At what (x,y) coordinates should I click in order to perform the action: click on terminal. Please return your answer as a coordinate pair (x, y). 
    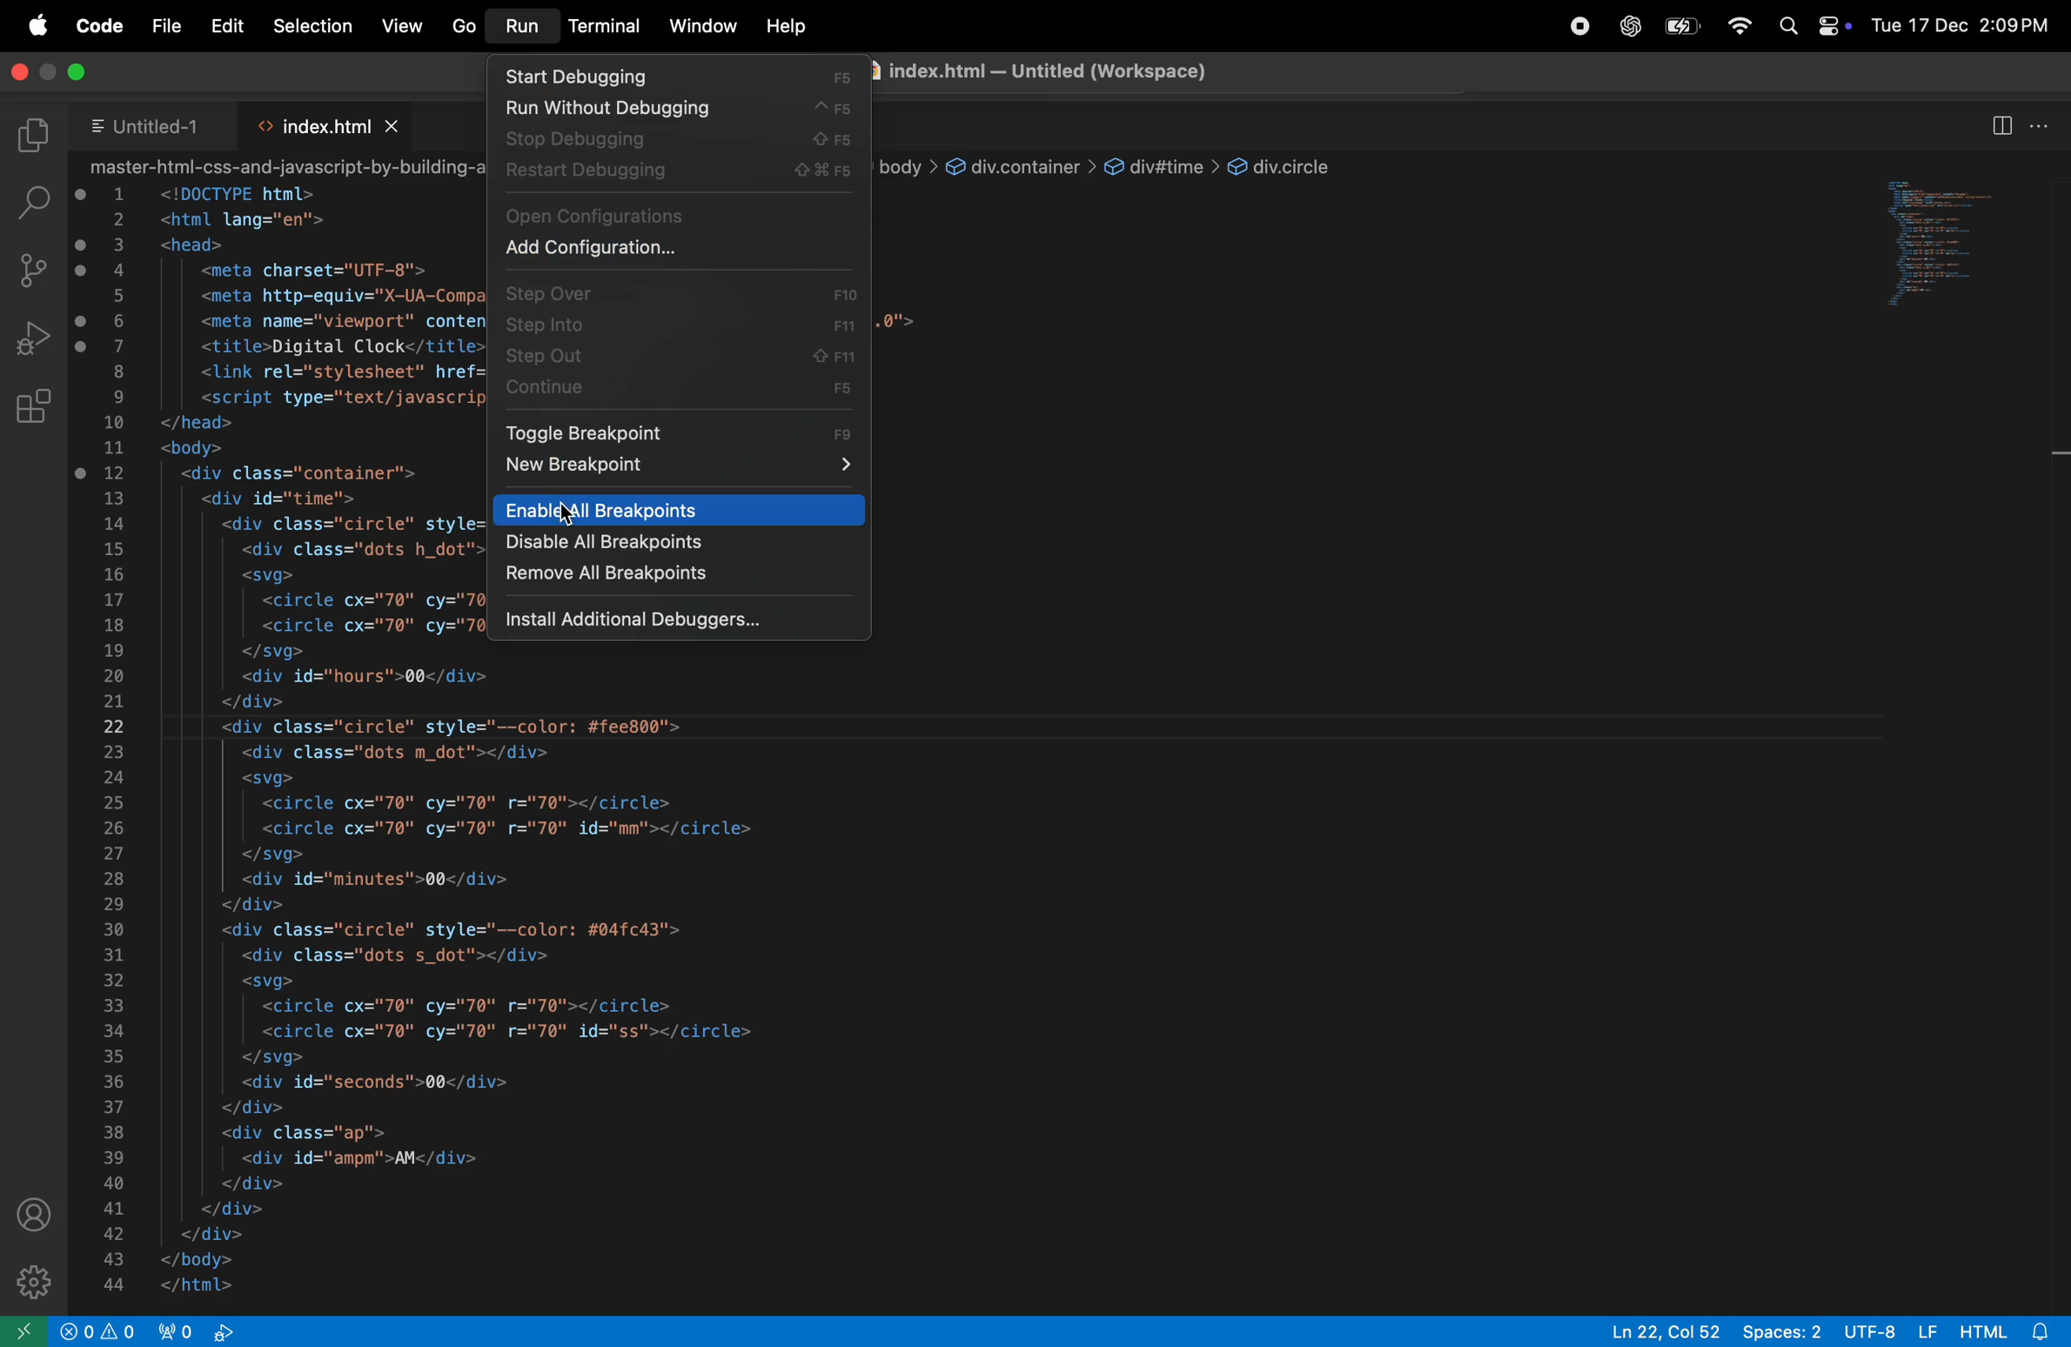
    Looking at the image, I should click on (604, 25).